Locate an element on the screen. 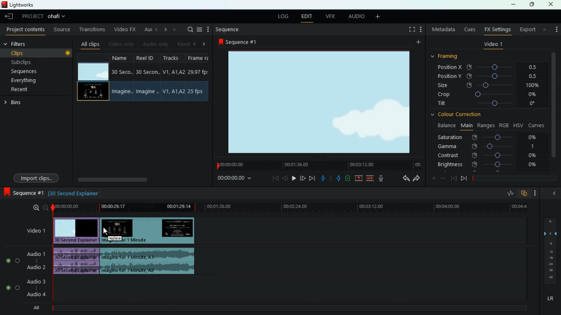 The image size is (561, 315). export is located at coordinates (527, 30).